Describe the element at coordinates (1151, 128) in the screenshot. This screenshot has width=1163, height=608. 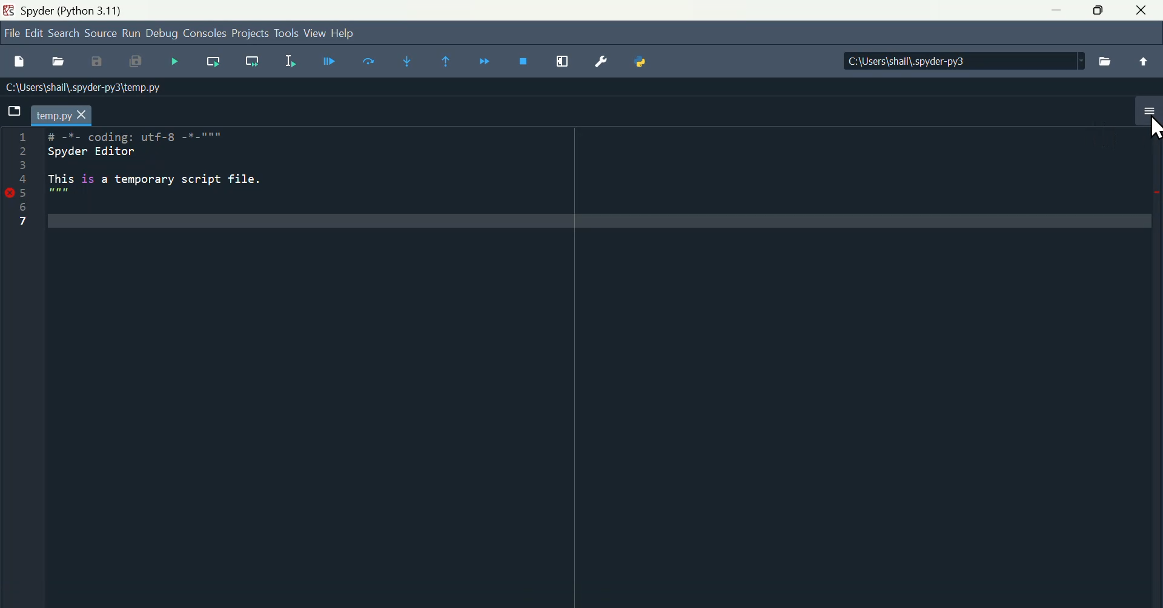
I see `Cursor on More options` at that location.